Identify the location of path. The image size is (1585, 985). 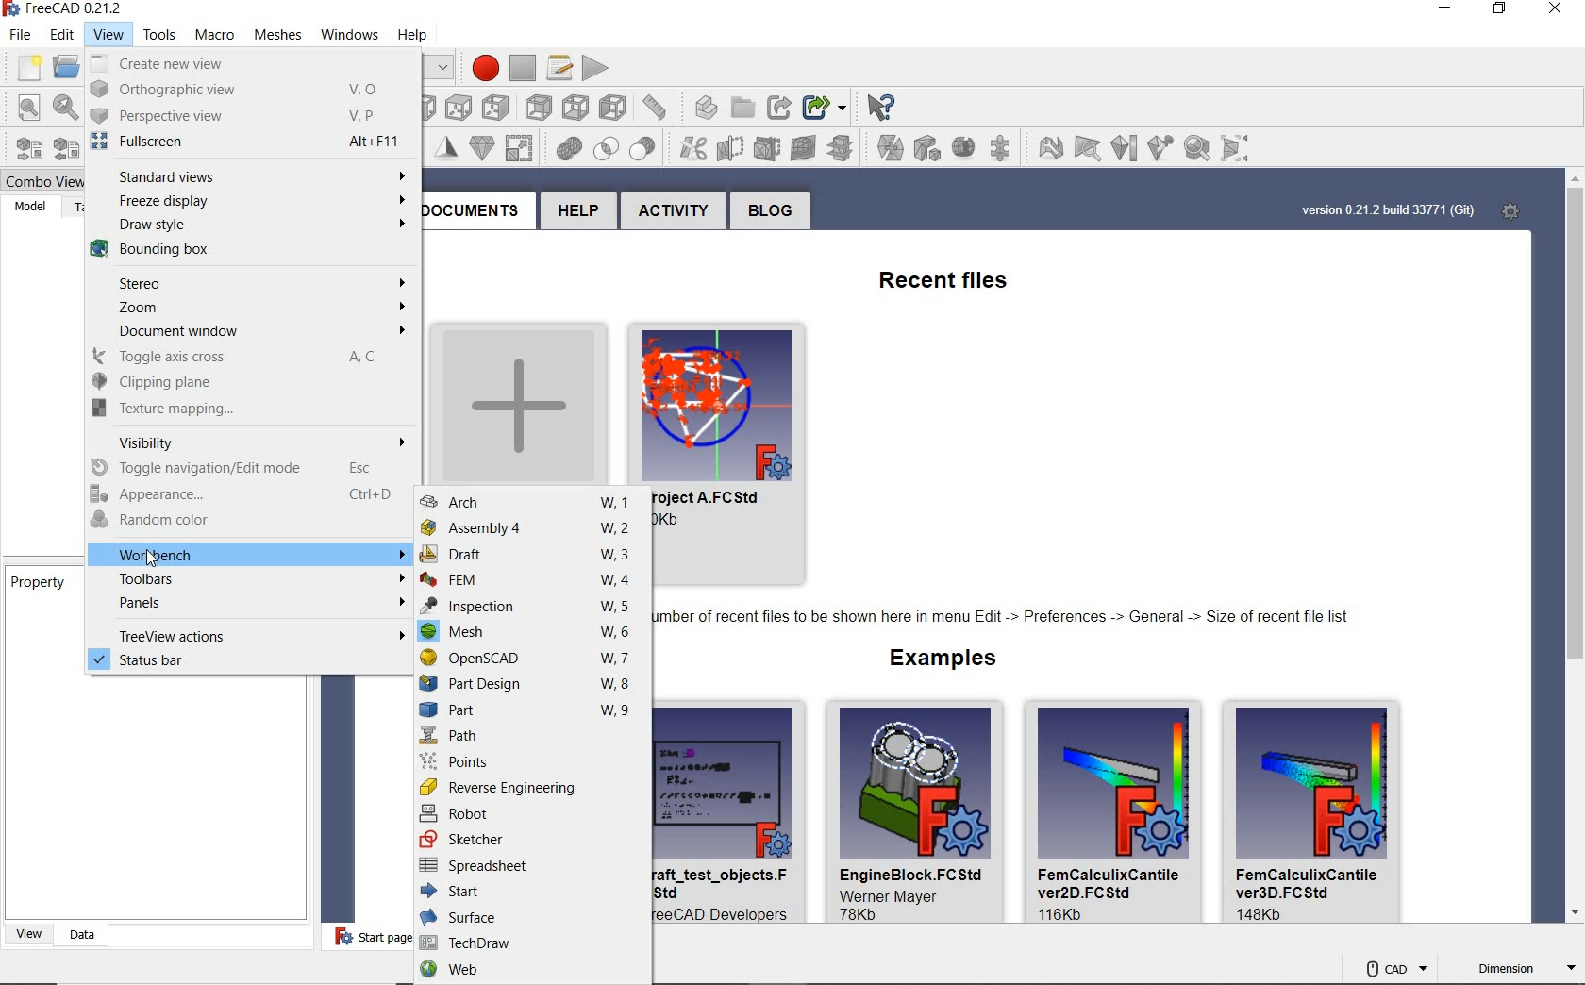
(528, 737).